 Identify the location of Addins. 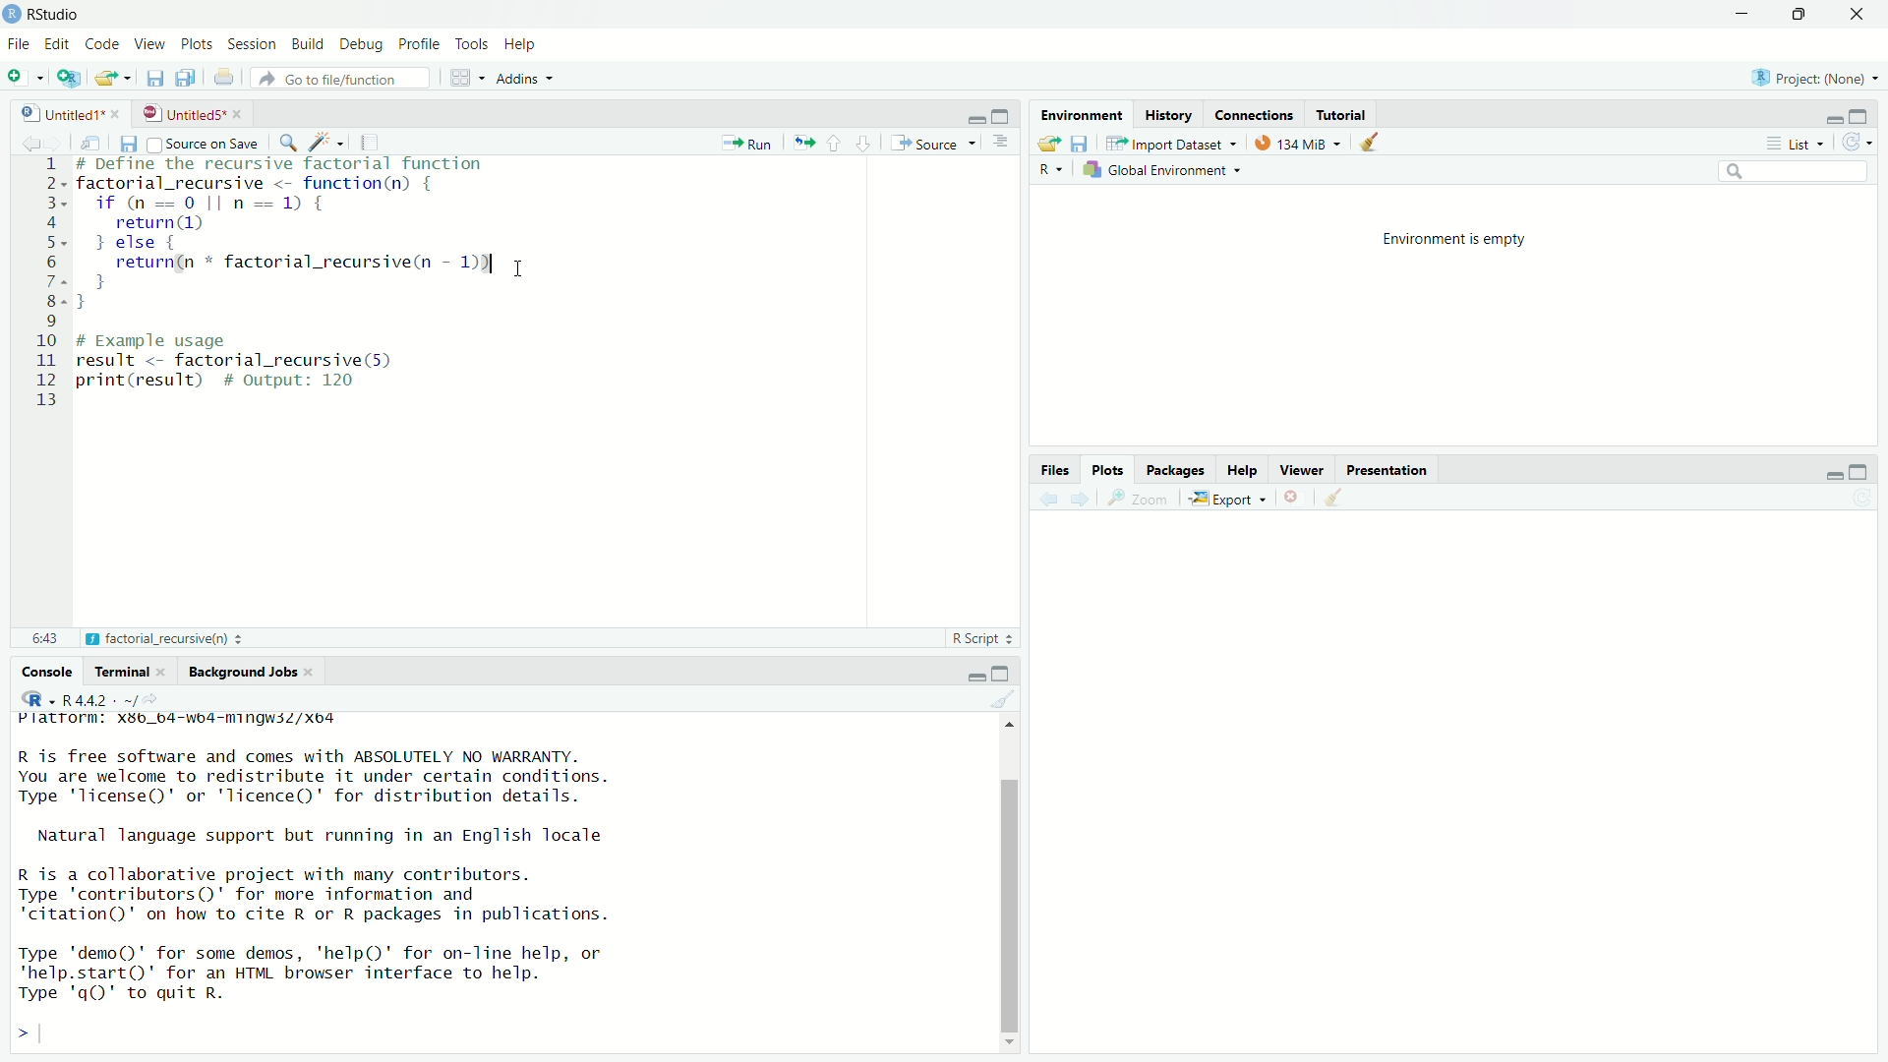
(534, 79).